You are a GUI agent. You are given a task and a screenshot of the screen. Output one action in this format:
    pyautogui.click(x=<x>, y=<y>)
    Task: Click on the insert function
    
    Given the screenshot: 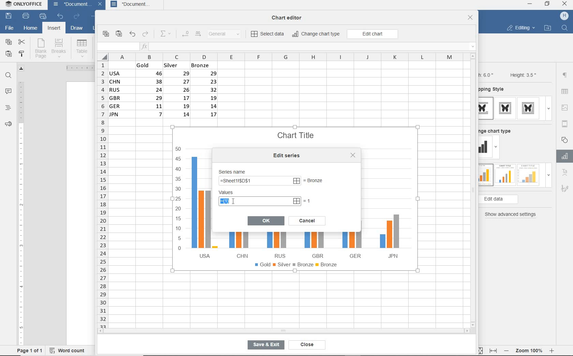 What is the action you would take?
    pyautogui.click(x=309, y=47)
    